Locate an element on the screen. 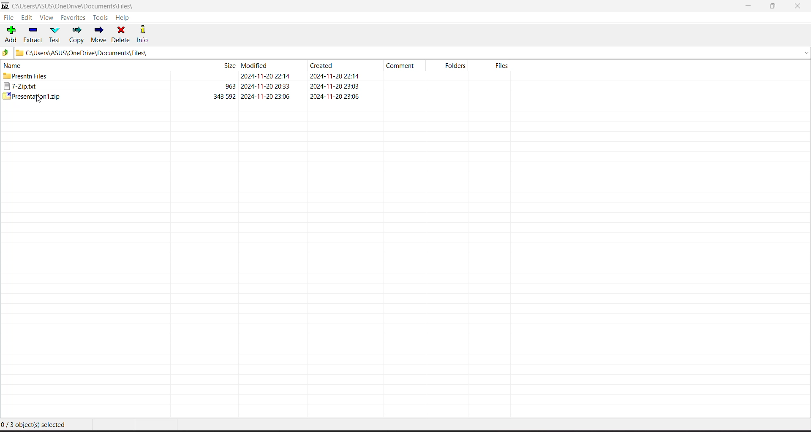 The height and width of the screenshot is (432, 811). Favorites is located at coordinates (73, 18).